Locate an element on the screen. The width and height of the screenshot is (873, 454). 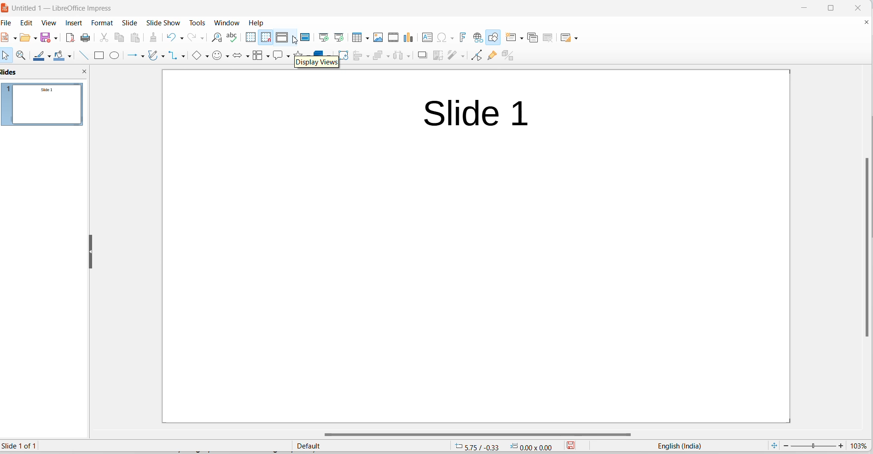
view is located at coordinates (50, 23).